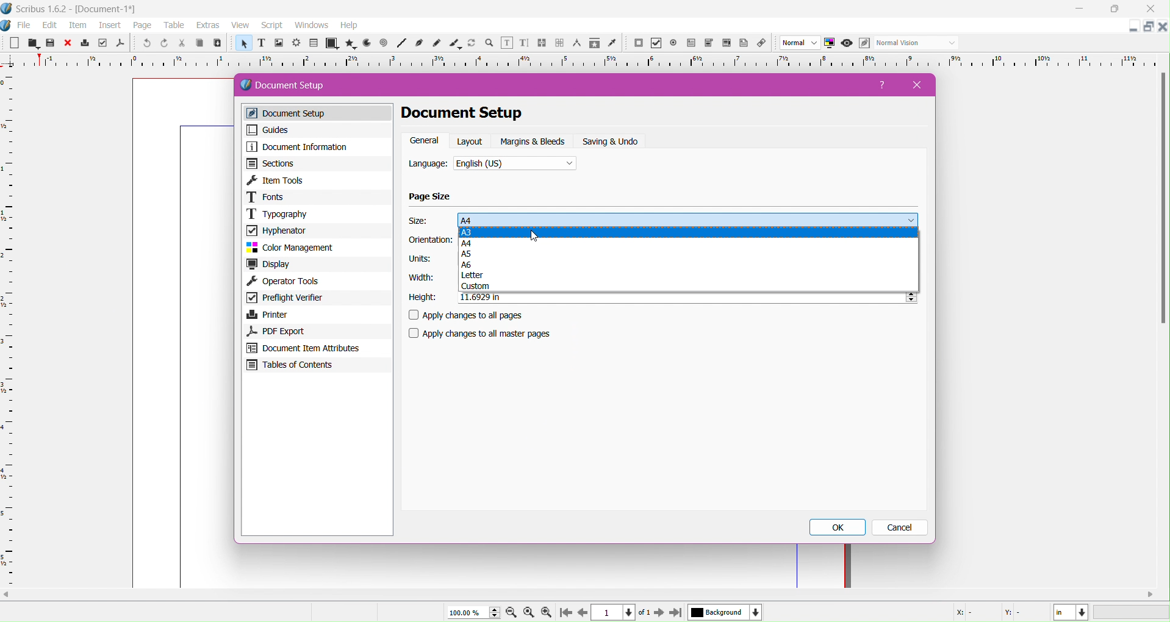 Image resolution: width=1170 pixels, height=622 pixels. Describe the element at coordinates (884, 87) in the screenshot. I see `Help` at that location.